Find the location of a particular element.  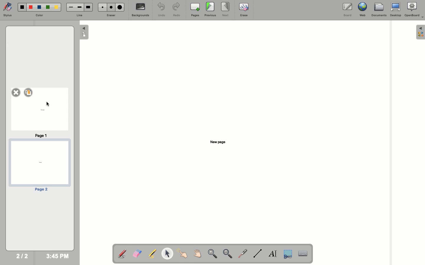

Next is located at coordinates (225, 9).